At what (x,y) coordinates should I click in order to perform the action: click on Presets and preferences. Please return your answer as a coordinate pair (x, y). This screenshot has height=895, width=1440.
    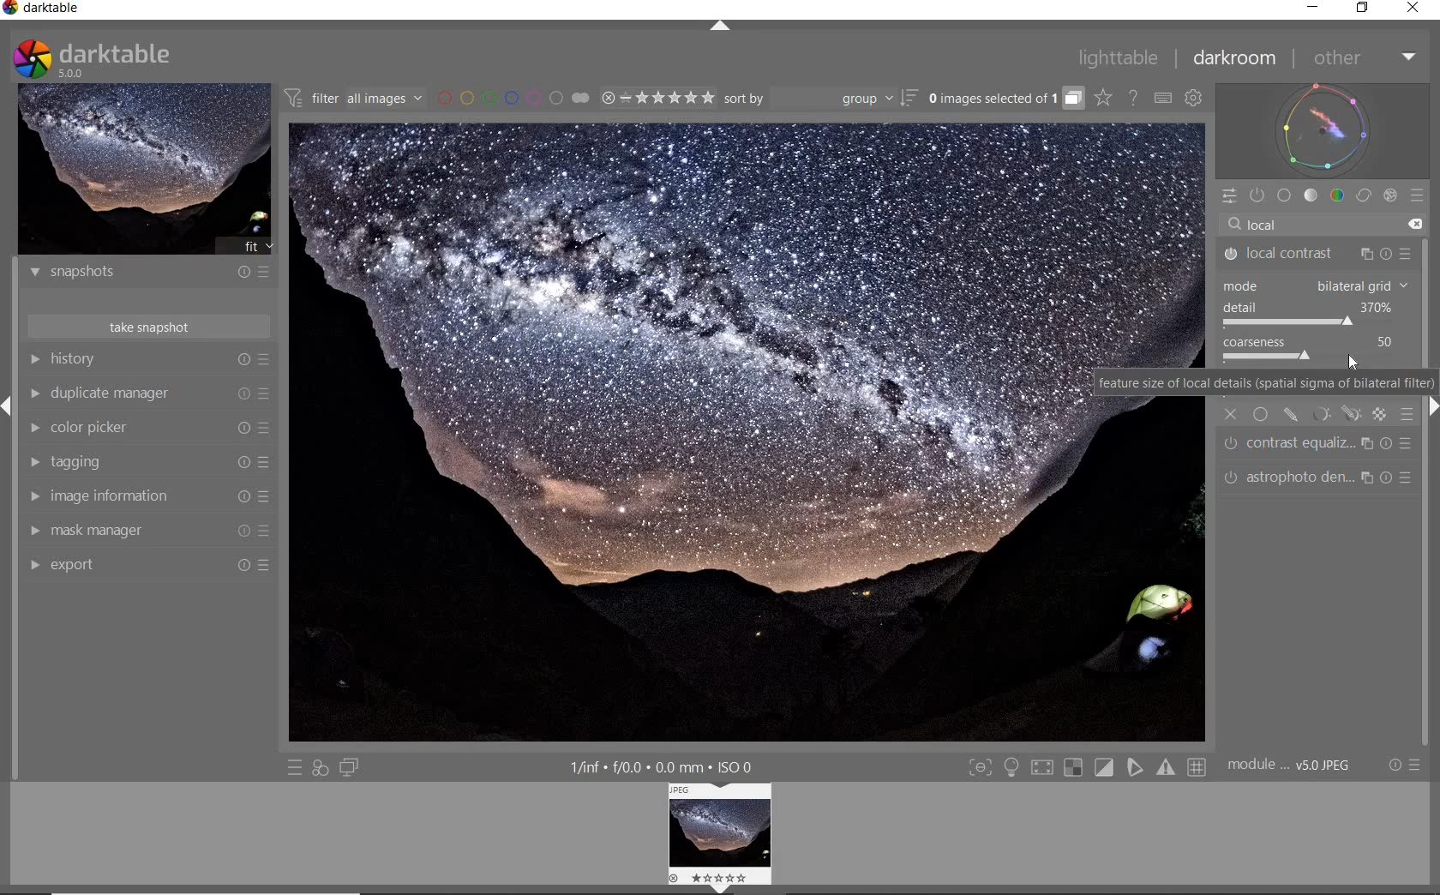
    Looking at the image, I should click on (267, 530).